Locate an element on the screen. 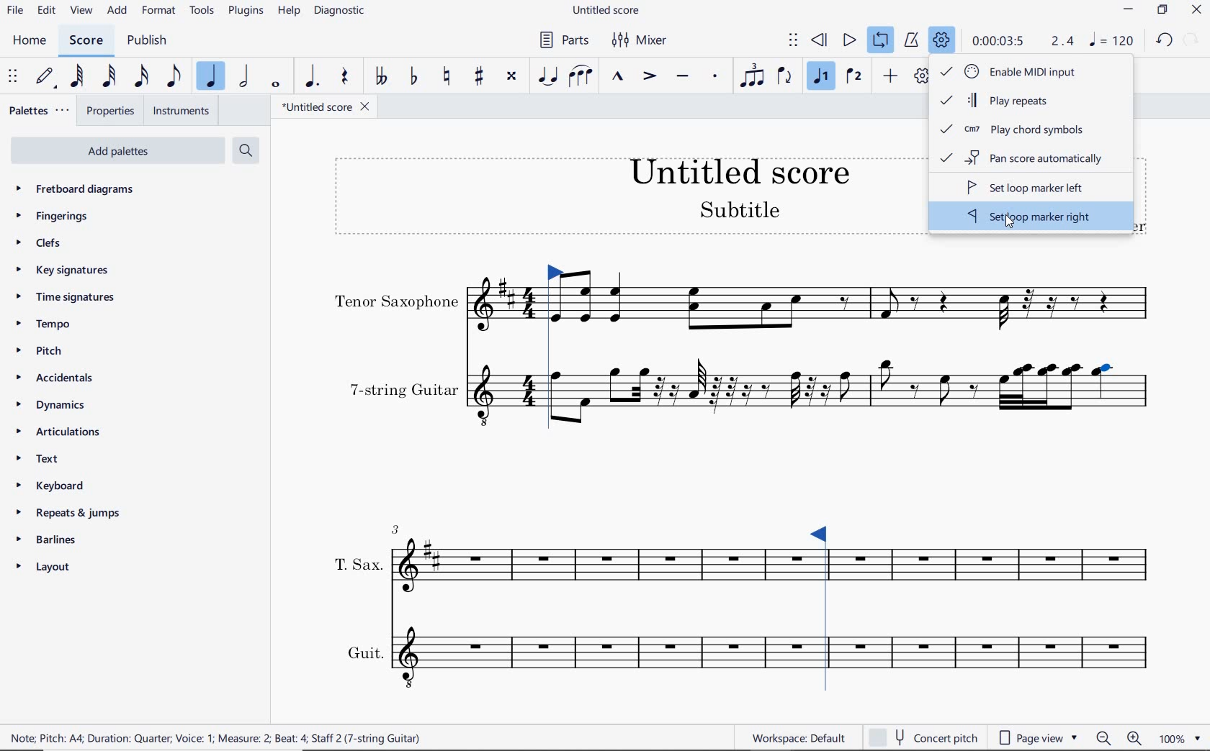  BARLINES is located at coordinates (48, 542).